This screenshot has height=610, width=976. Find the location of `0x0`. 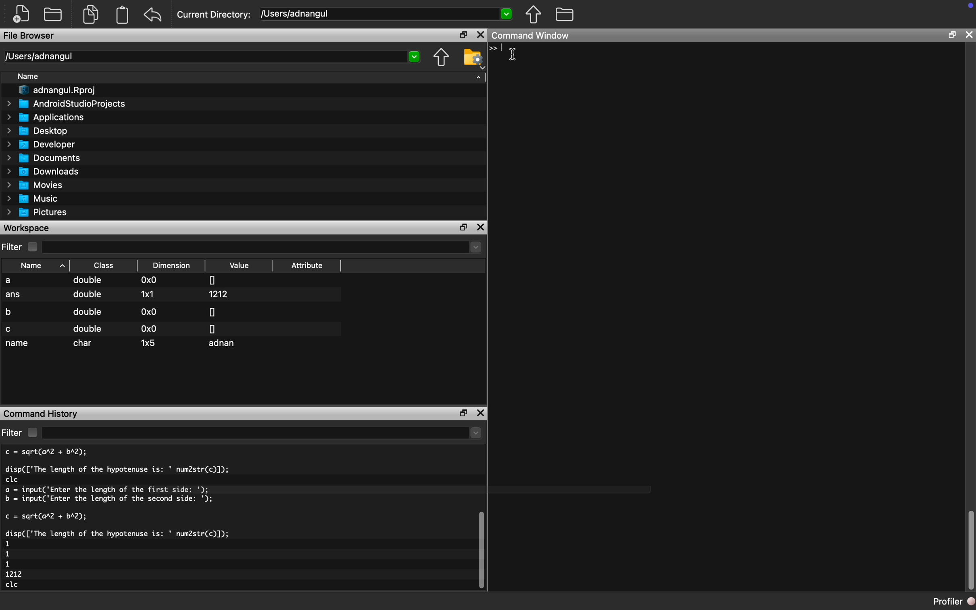

0x0 is located at coordinates (150, 311).